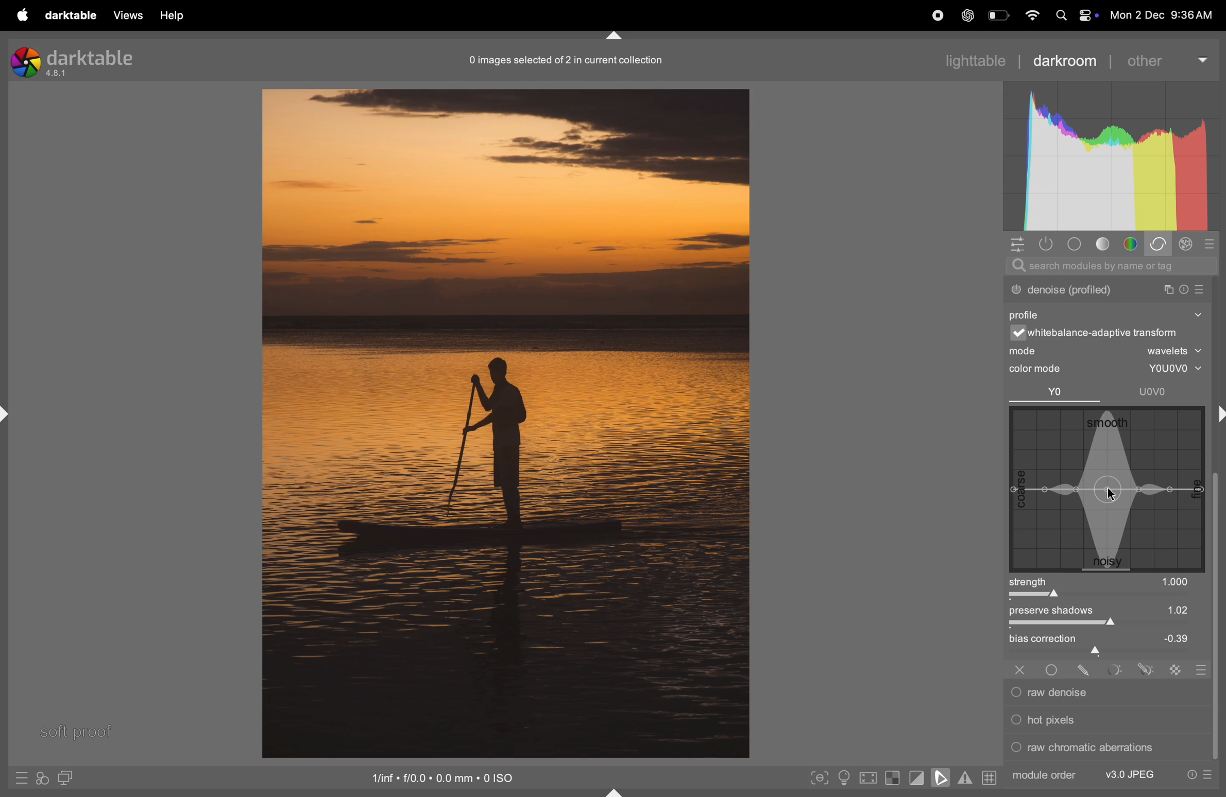 Image resolution: width=1226 pixels, height=797 pixels. What do you see at coordinates (1097, 596) in the screenshot?
I see `toggle bar` at bounding box center [1097, 596].